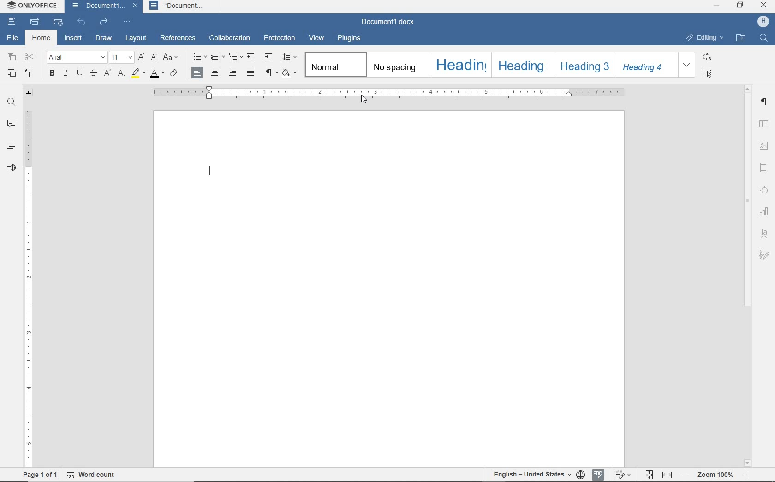  Describe the element at coordinates (198, 73) in the screenshot. I see `ALIGN LEFT` at that location.